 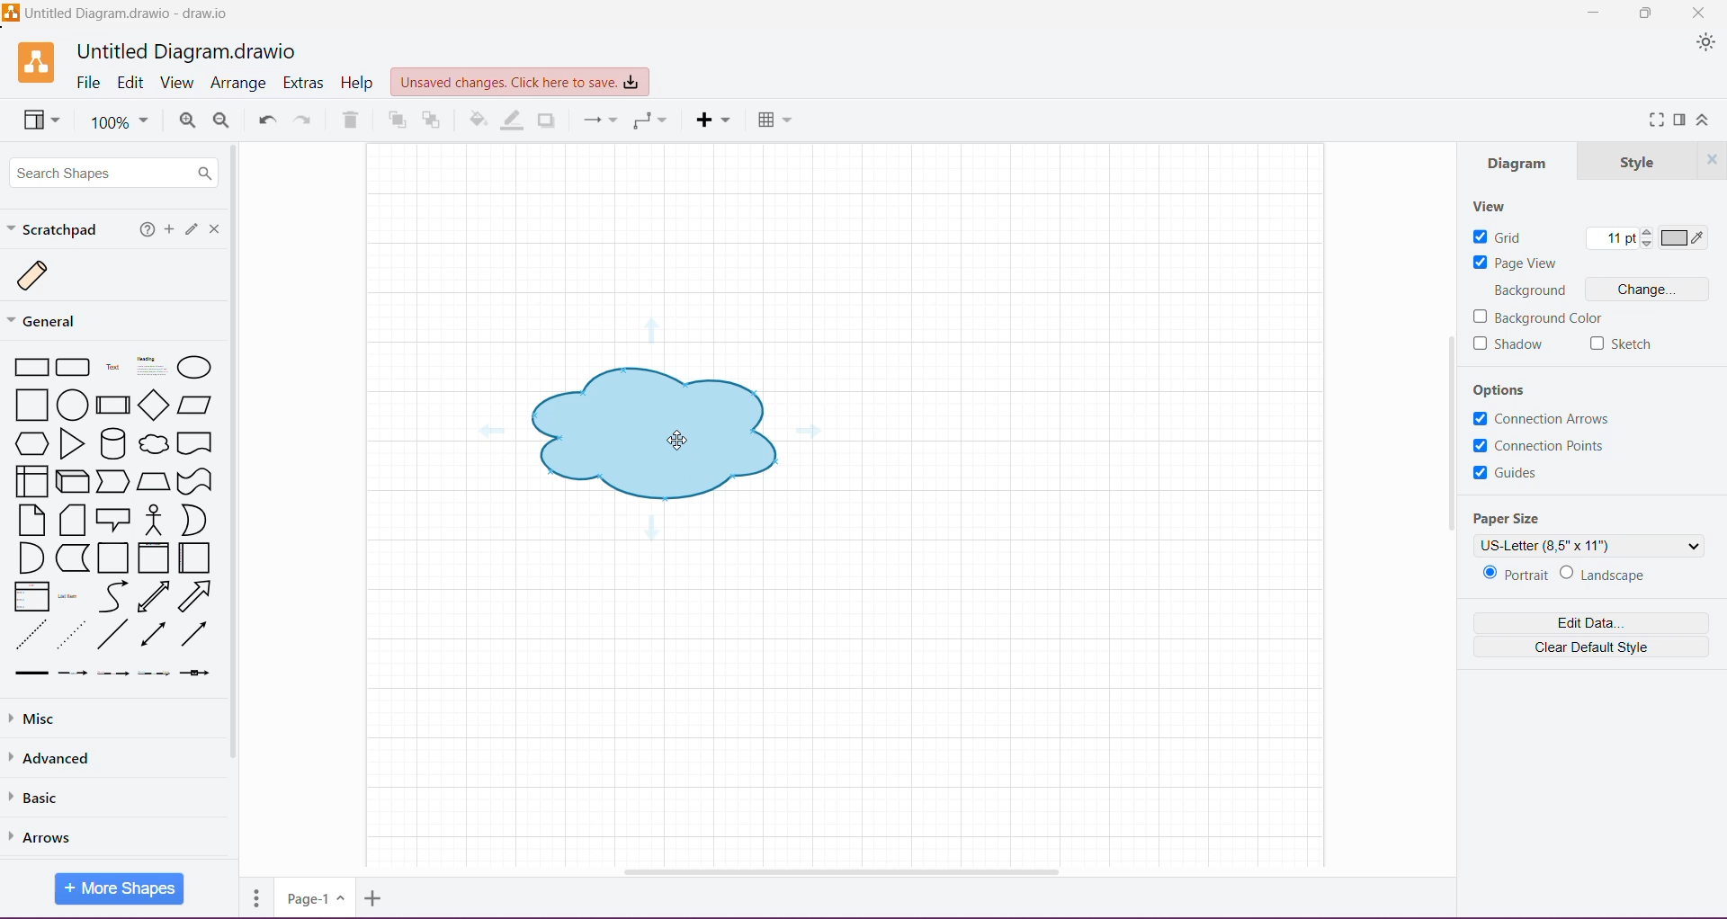 I want to click on Search Shapes, so click(x=112, y=171).